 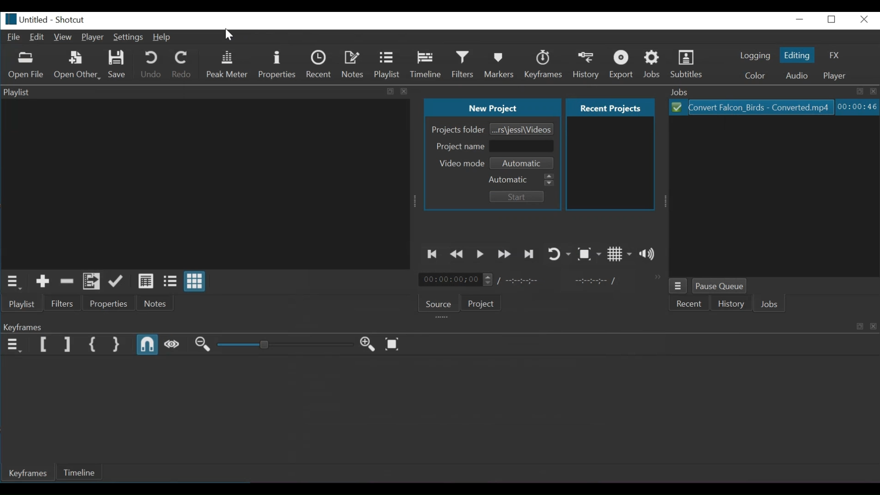 What do you see at coordinates (775, 303) in the screenshot?
I see `Jobs` at bounding box center [775, 303].